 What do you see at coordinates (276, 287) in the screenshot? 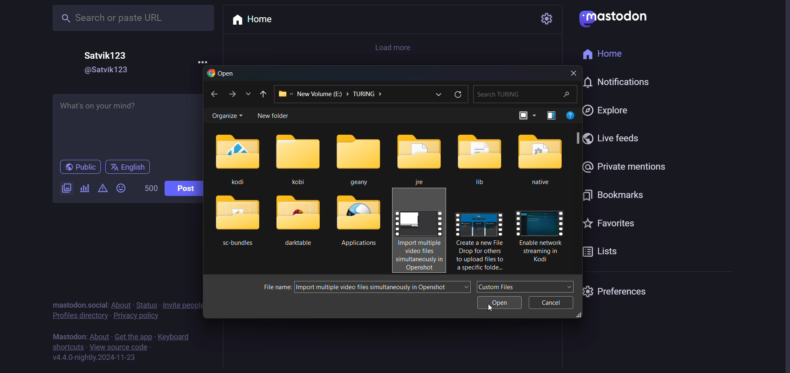
I see `file name` at bounding box center [276, 287].